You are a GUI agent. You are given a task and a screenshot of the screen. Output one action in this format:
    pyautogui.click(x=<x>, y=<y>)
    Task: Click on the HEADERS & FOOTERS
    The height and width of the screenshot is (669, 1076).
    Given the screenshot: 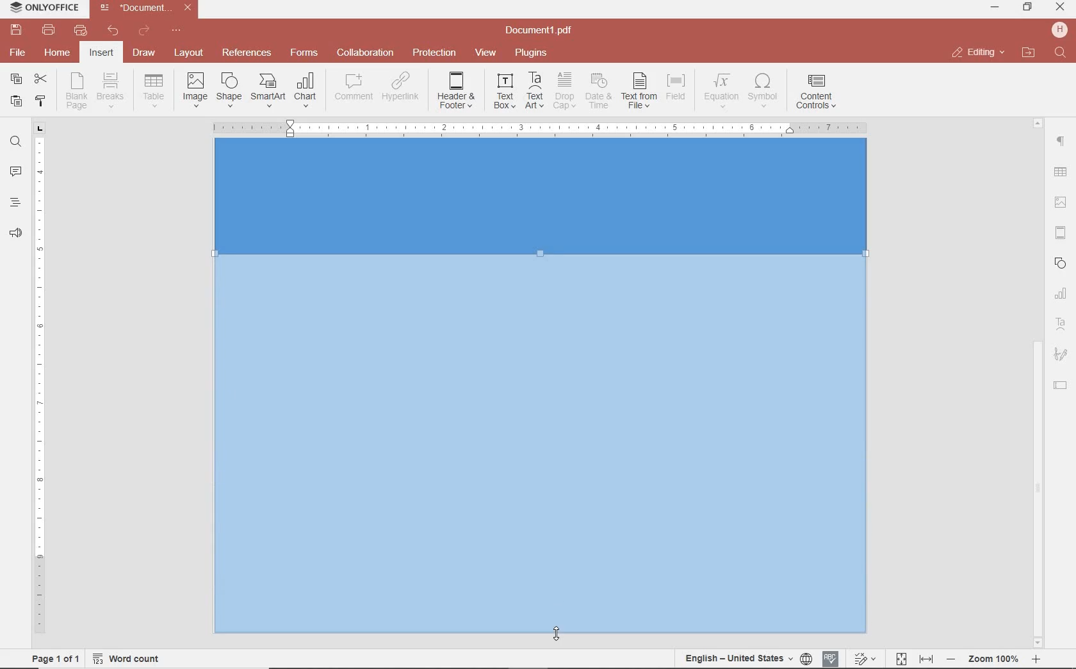 What is the action you would take?
    pyautogui.click(x=1061, y=233)
    